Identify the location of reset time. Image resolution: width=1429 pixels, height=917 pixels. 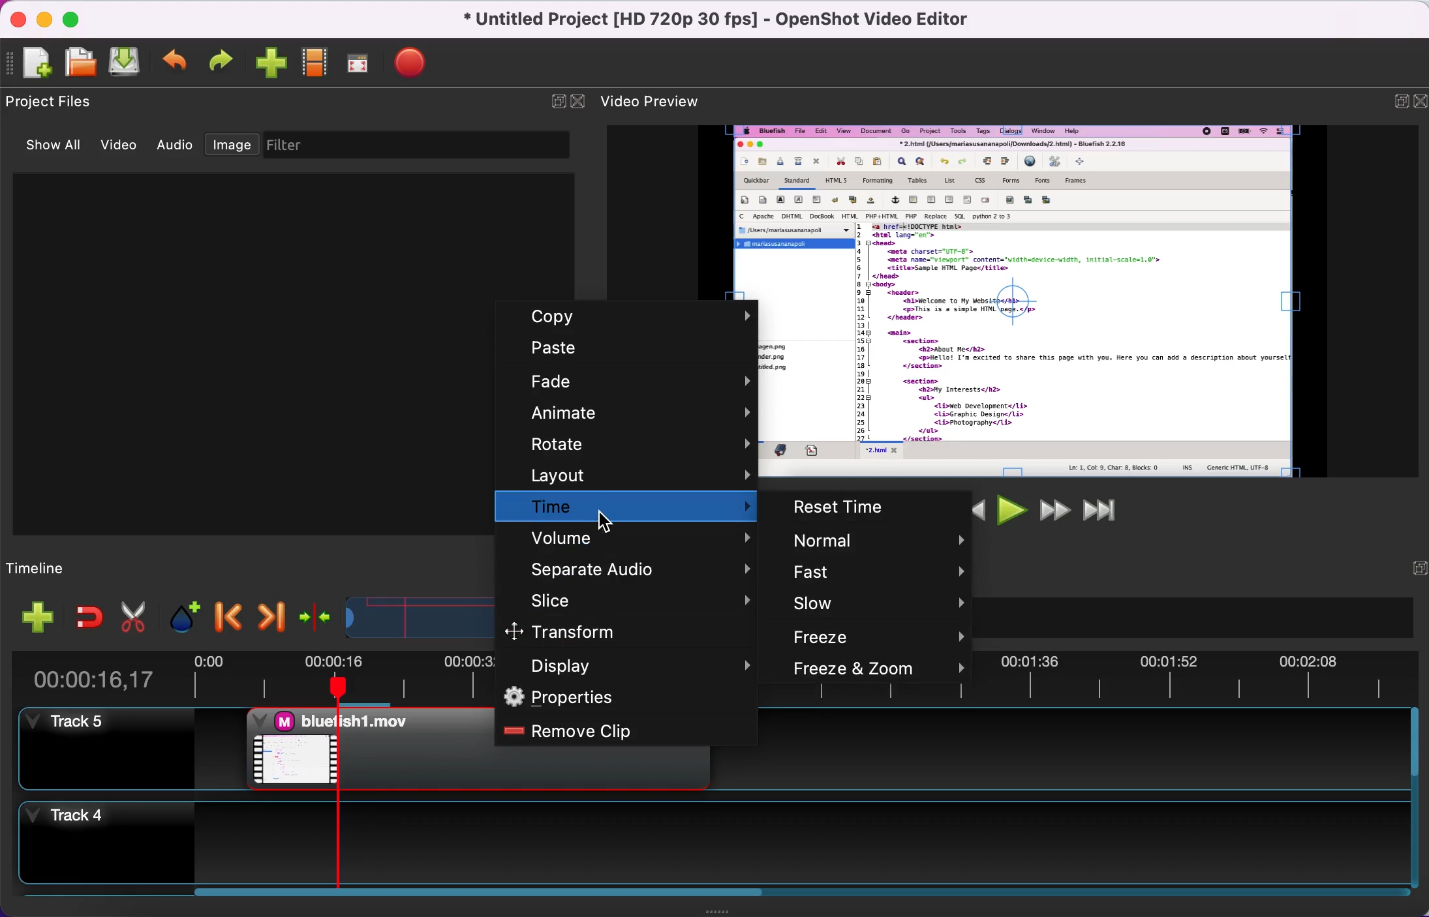
(877, 507).